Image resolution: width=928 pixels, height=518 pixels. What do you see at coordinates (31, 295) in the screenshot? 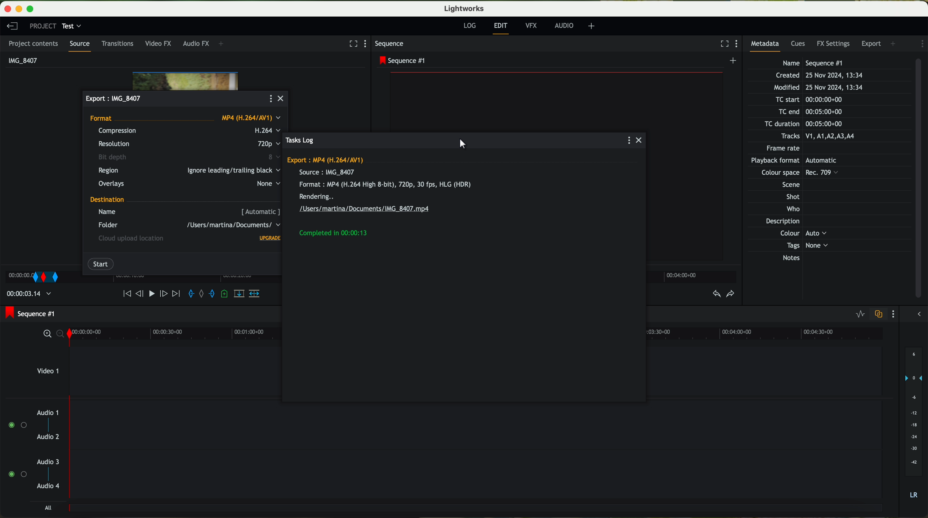
I see `time` at bounding box center [31, 295].